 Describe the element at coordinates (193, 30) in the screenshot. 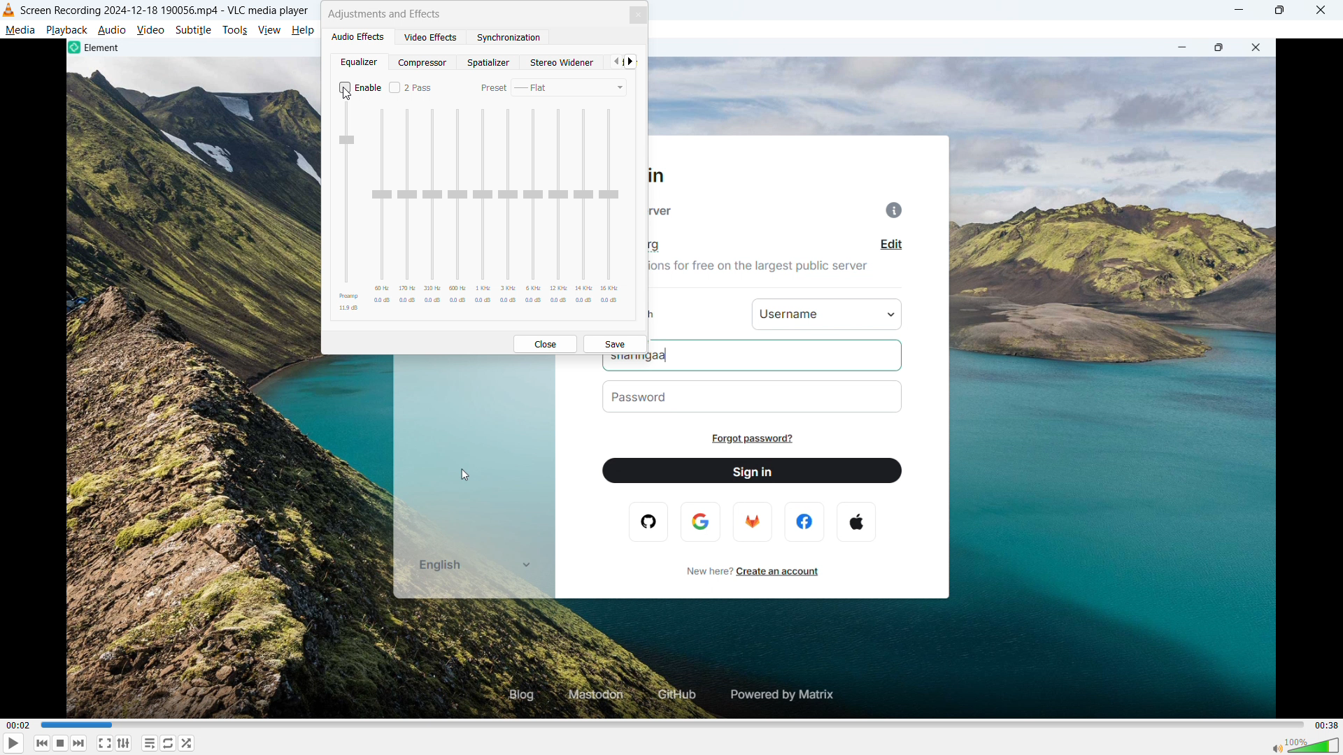

I see `Subtitle ` at that location.